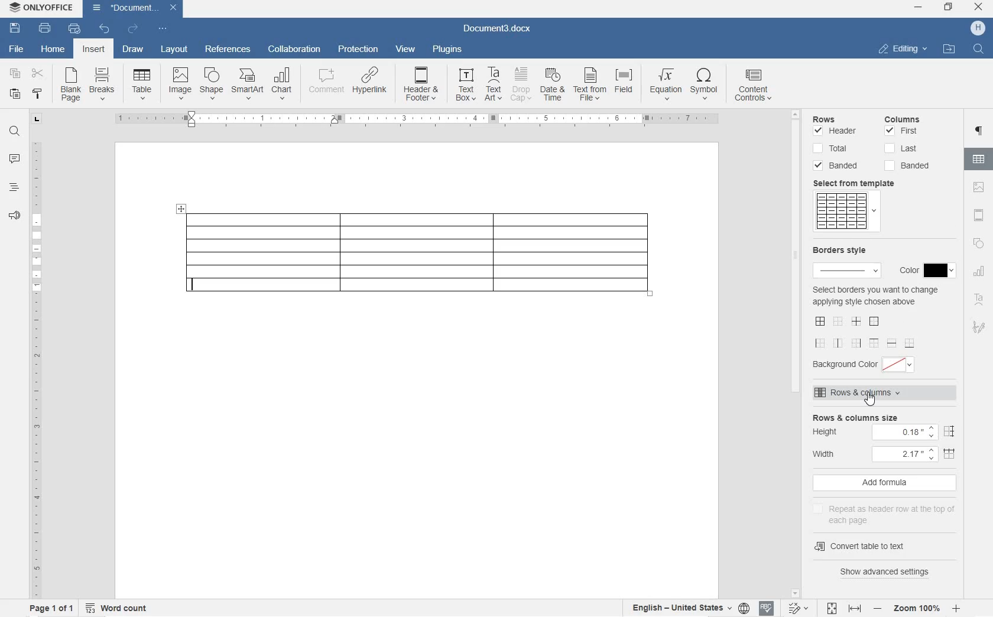 This screenshot has height=617, width=993. Describe the element at coordinates (495, 31) in the screenshot. I see `Document3.docx` at that location.